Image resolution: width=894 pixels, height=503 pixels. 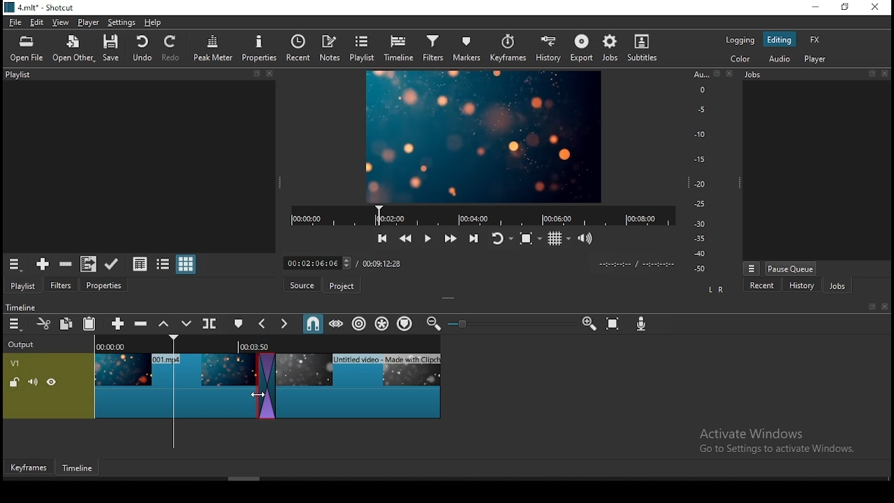 What do you see at coordinates (140, 263) in the screenshot?
I see `view as details` at bounding box center [140, 263].